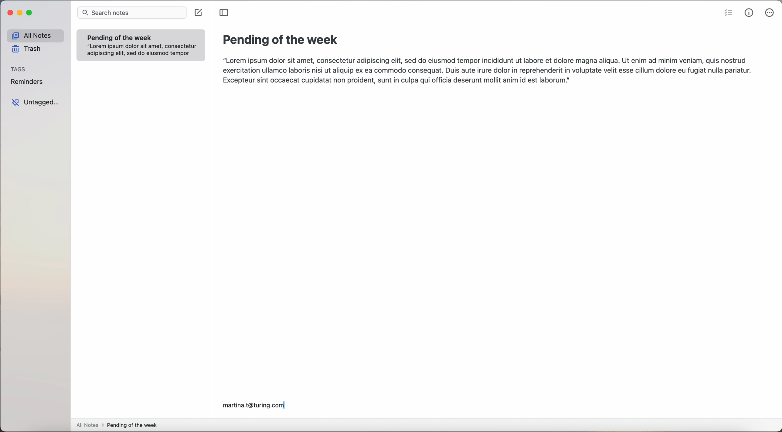 Image resolution: width=782 pixels, height=432 pixels. Describe the element at coordinates (8, 13) in the screenshot. I see `close app` at that location.